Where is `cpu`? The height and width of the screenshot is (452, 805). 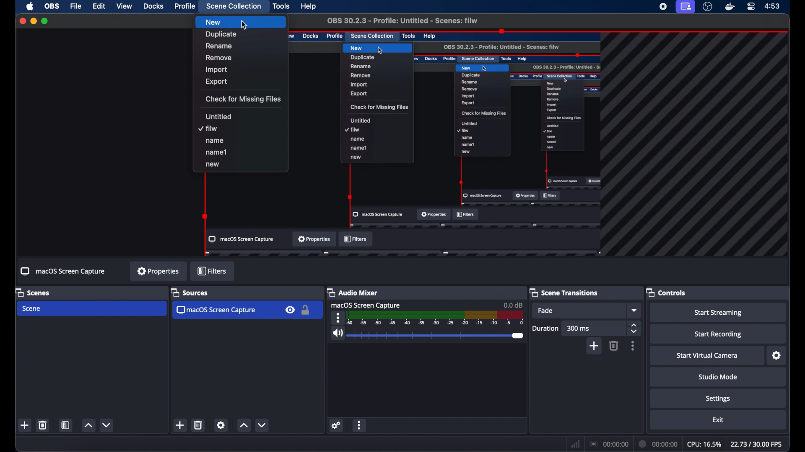 cpu is located at coordinates (704, 444).